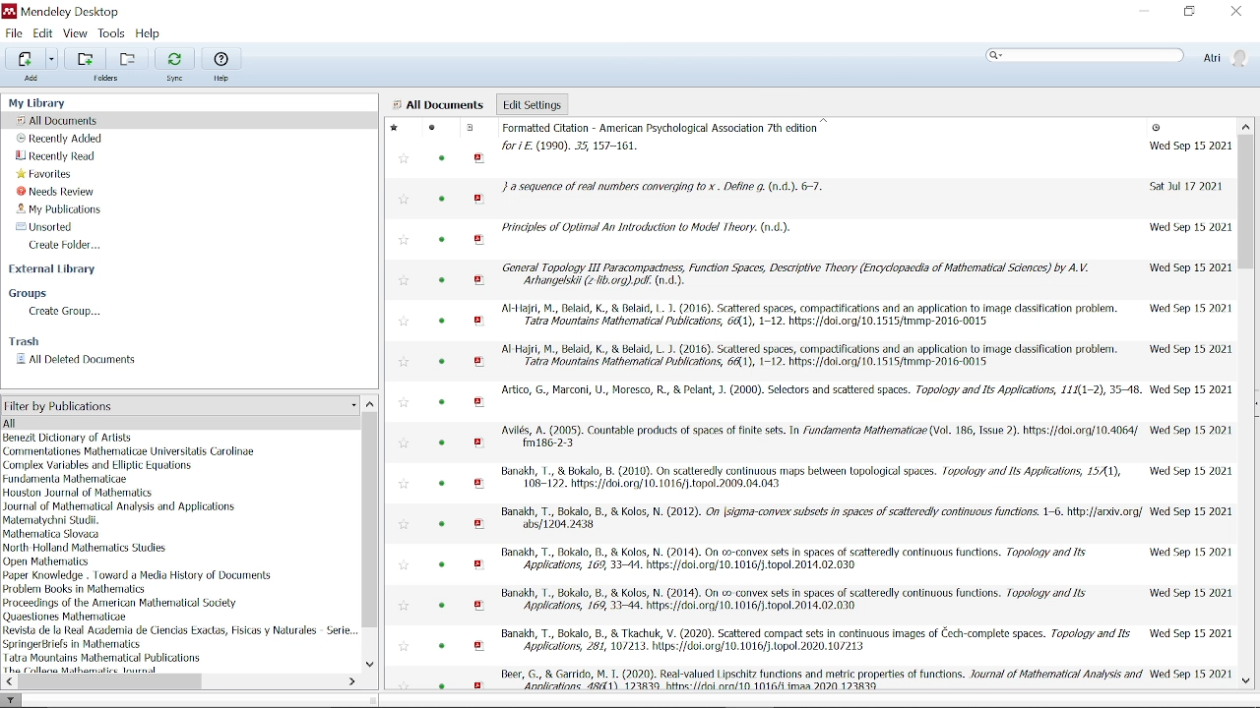 The image size is (1260, 708). What do you see at coordinates (77, 589) in the screenshot?
I see `author` at bounding box center [77, 589].